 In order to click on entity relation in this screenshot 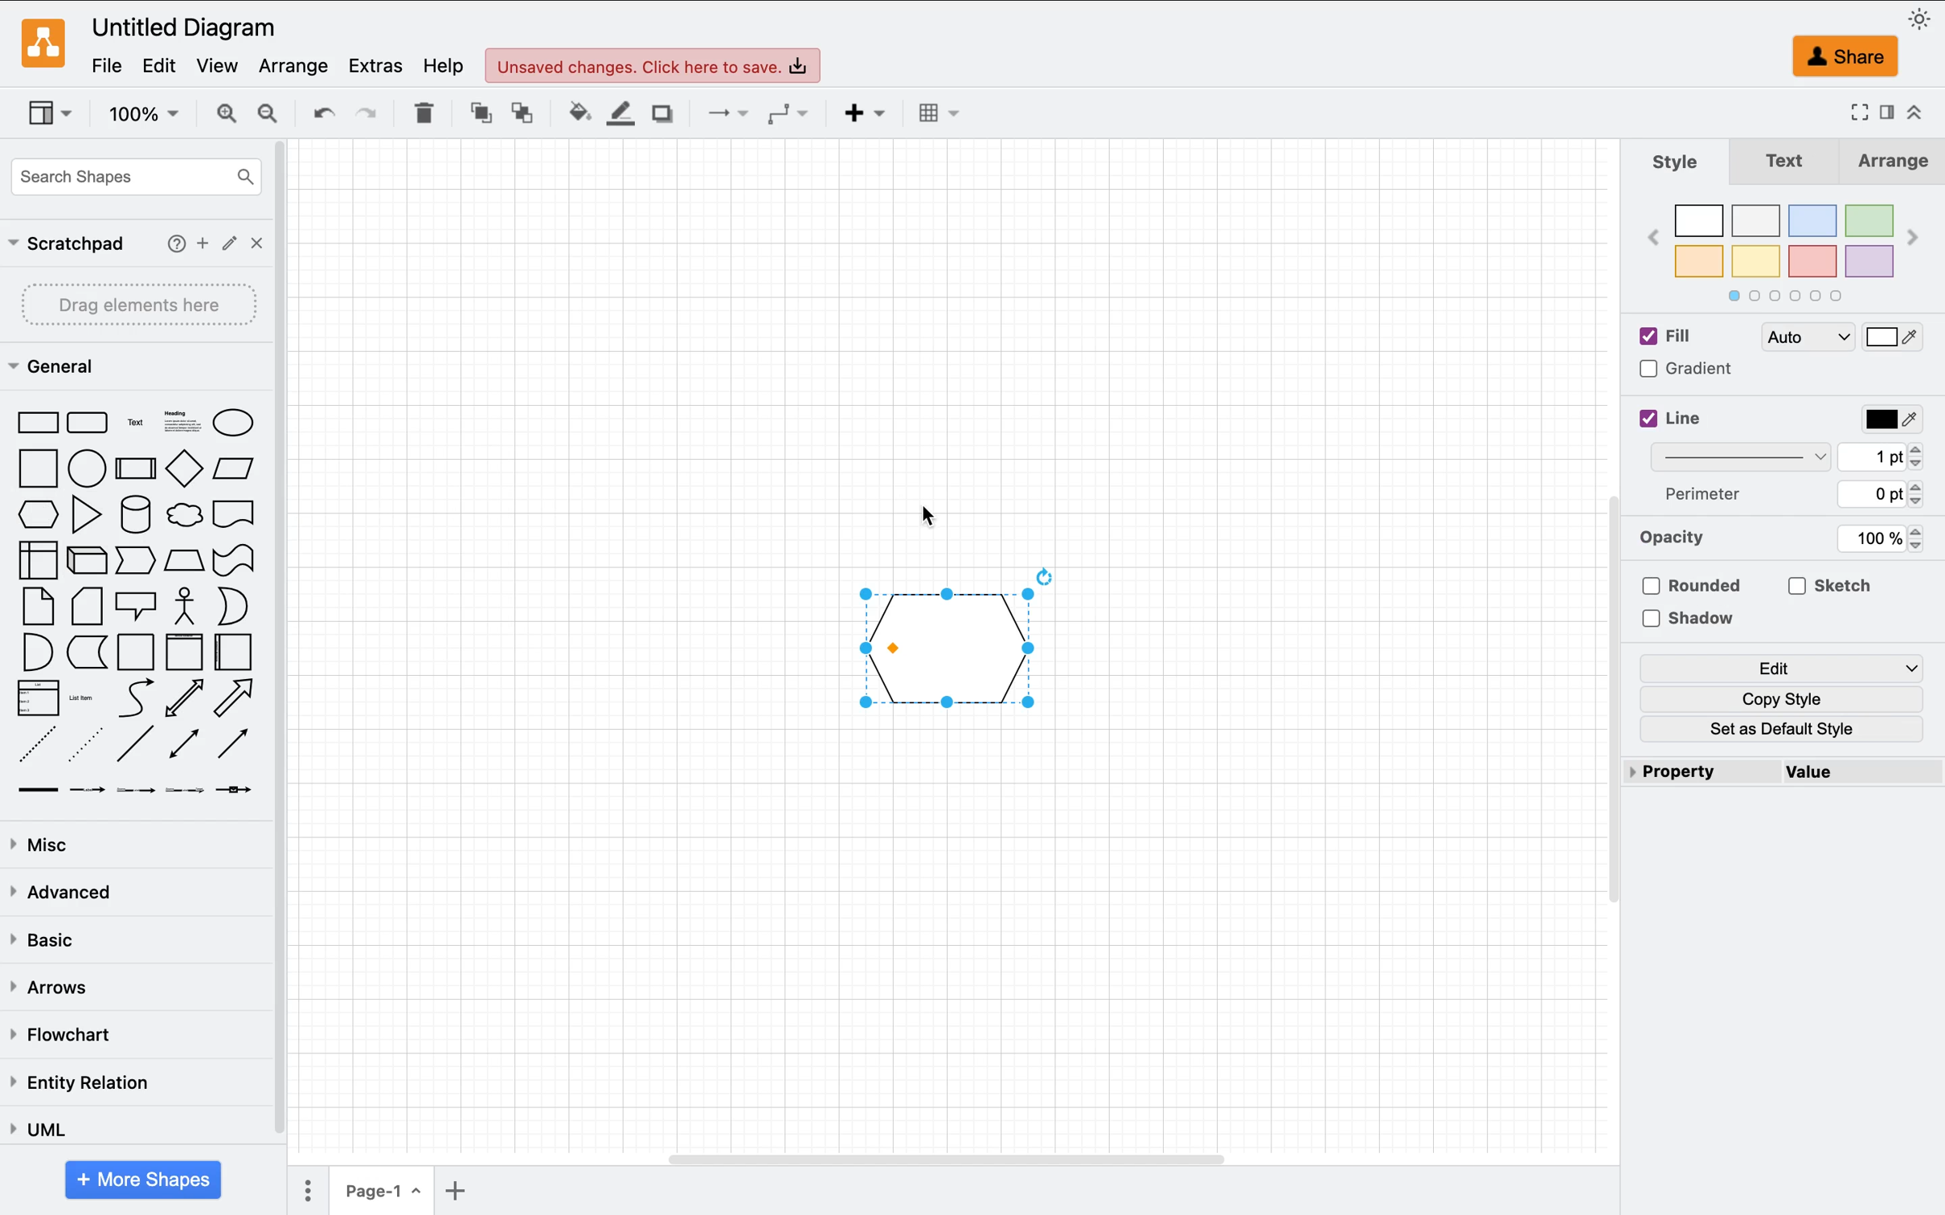, I will do `click(79, 1083)`.